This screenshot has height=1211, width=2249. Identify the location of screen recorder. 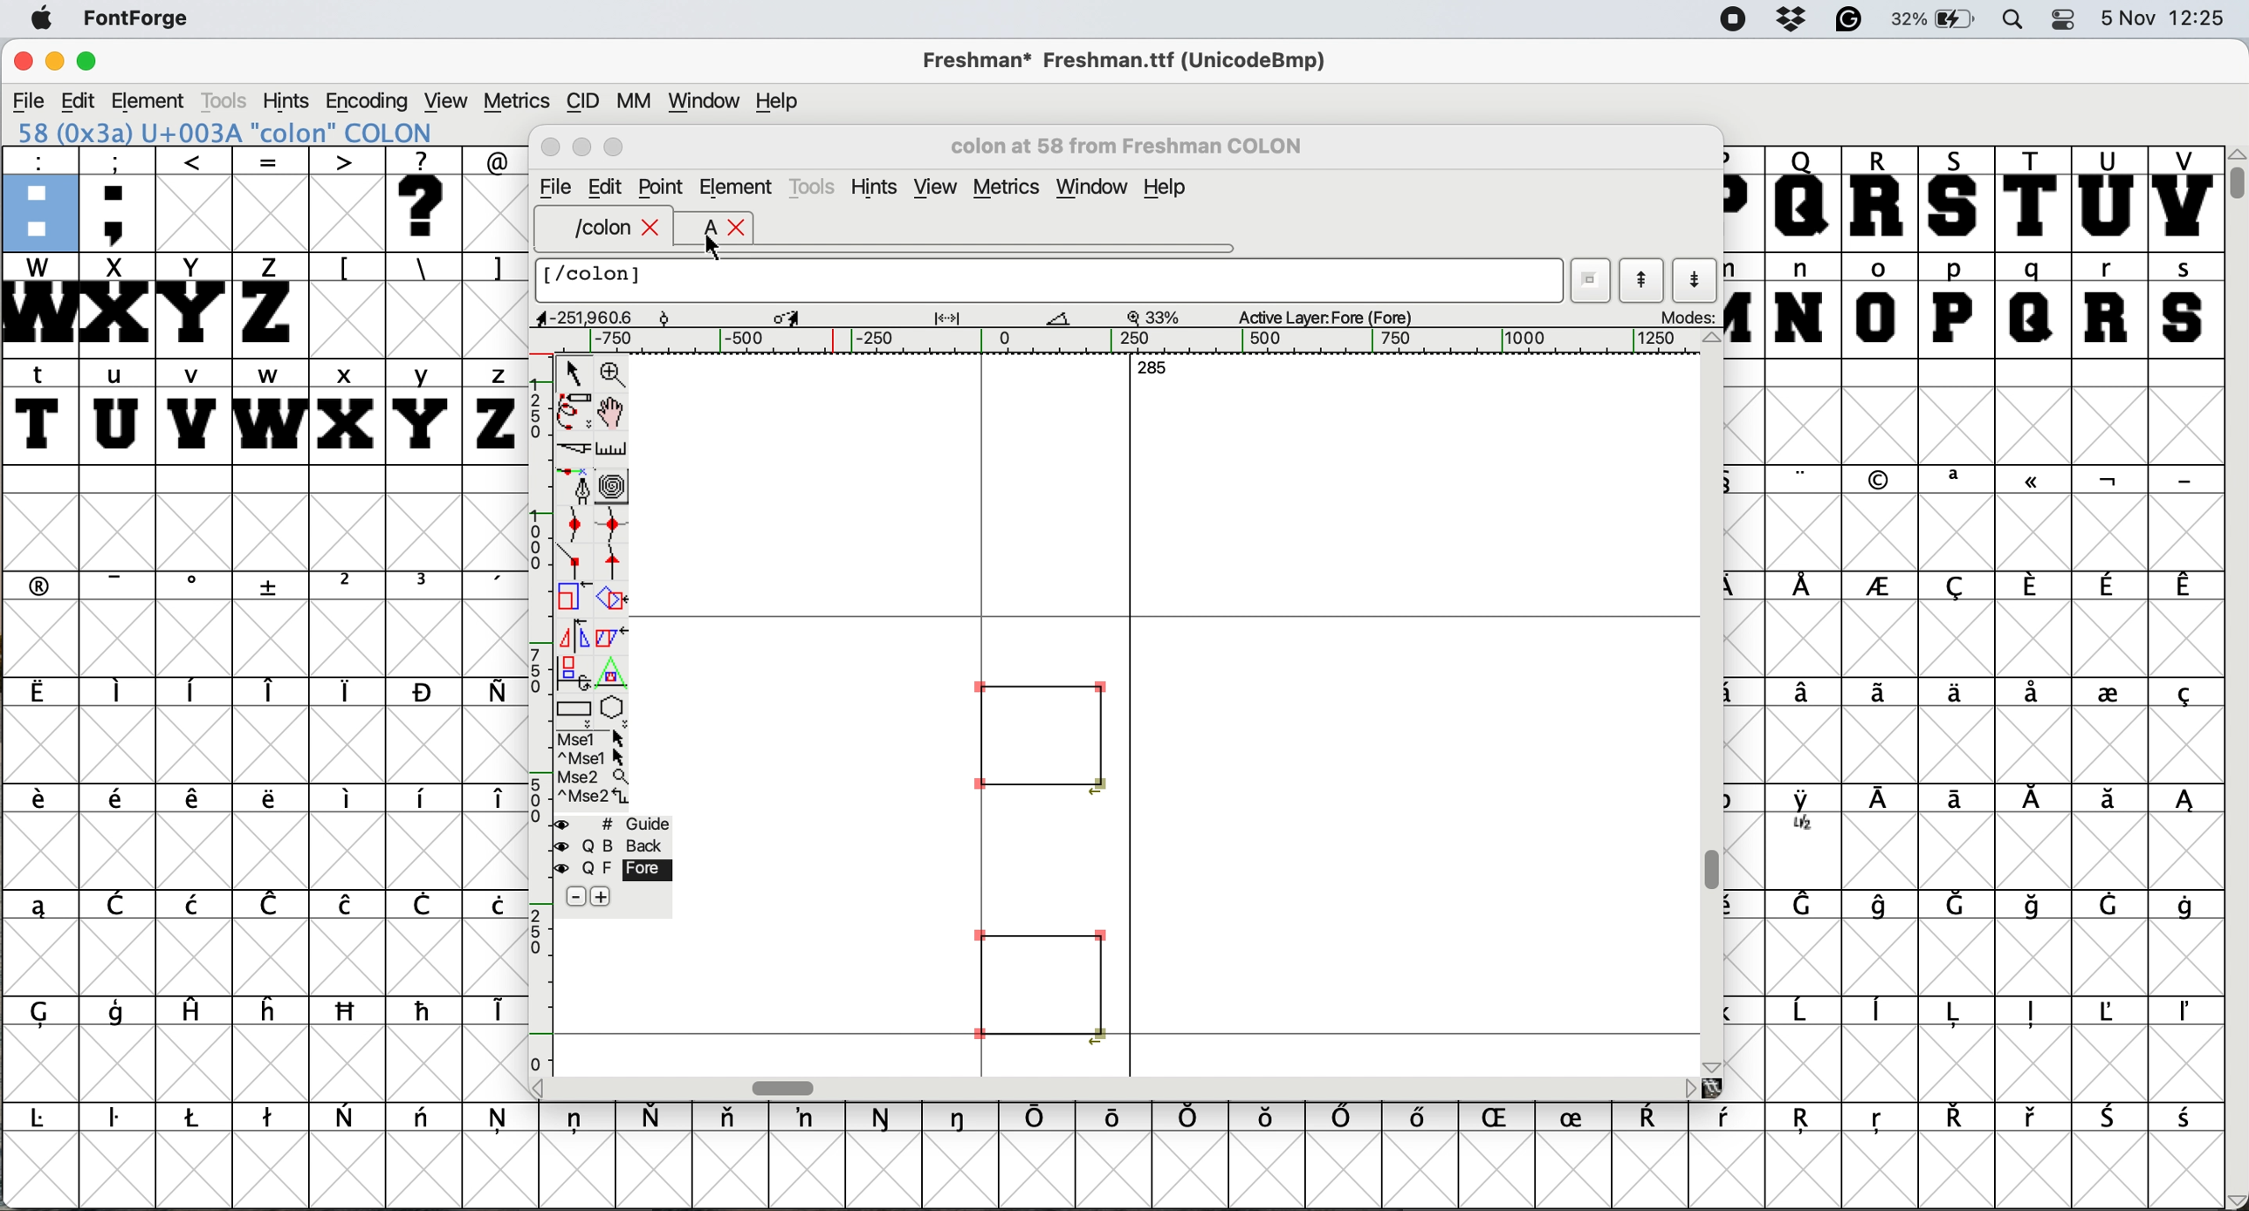
(1730, 20).